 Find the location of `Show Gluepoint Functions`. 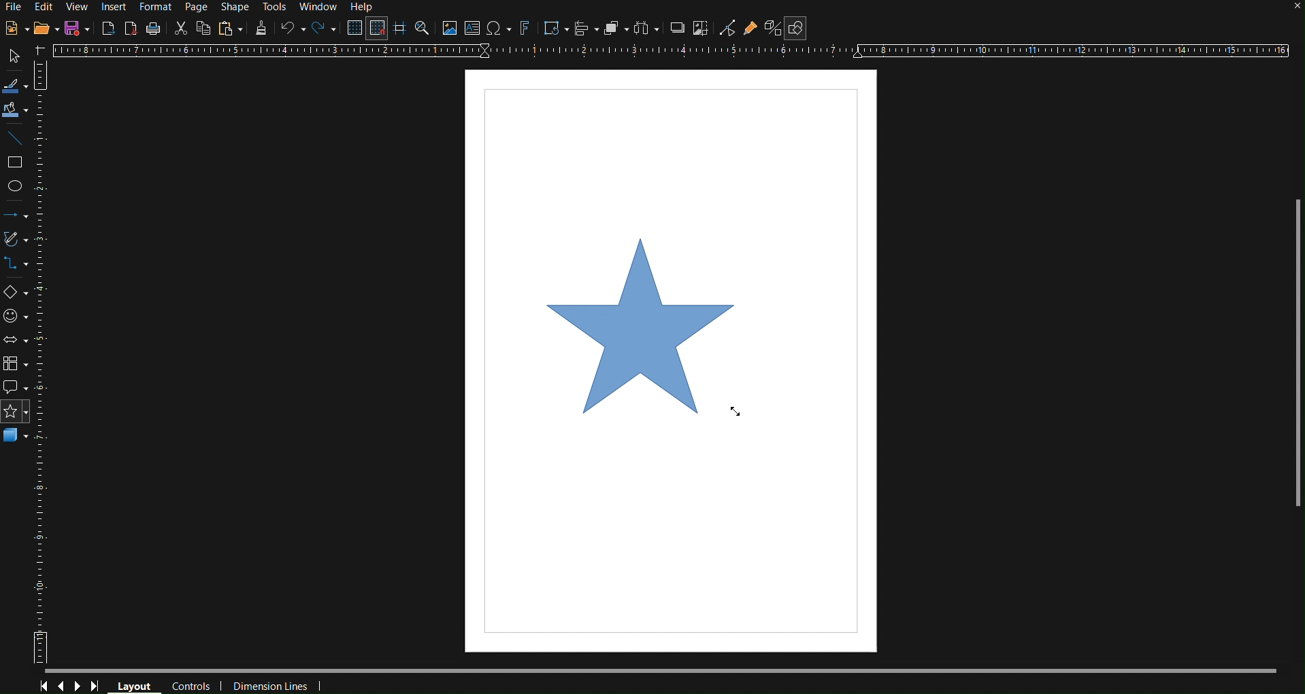

Show Gluepoint Functions is located at coordinates (752, 29).